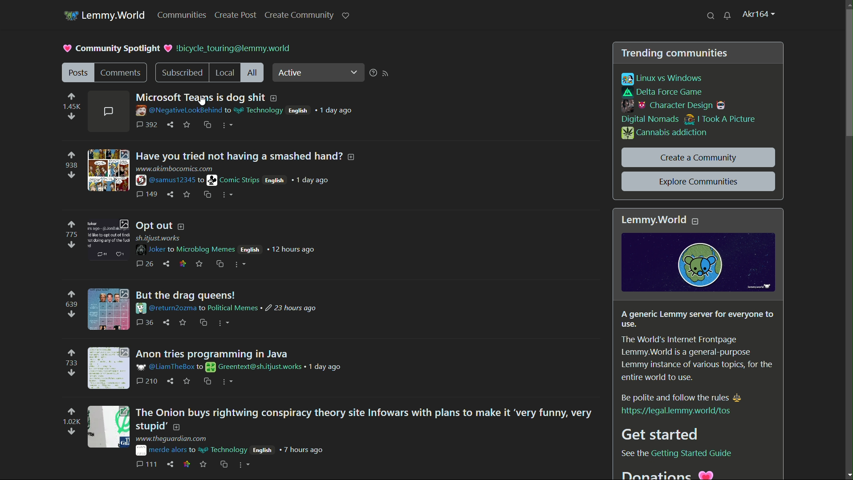  Describe the element at coordinates (72, 432) in the screenshot. I see `downvote` at that location.